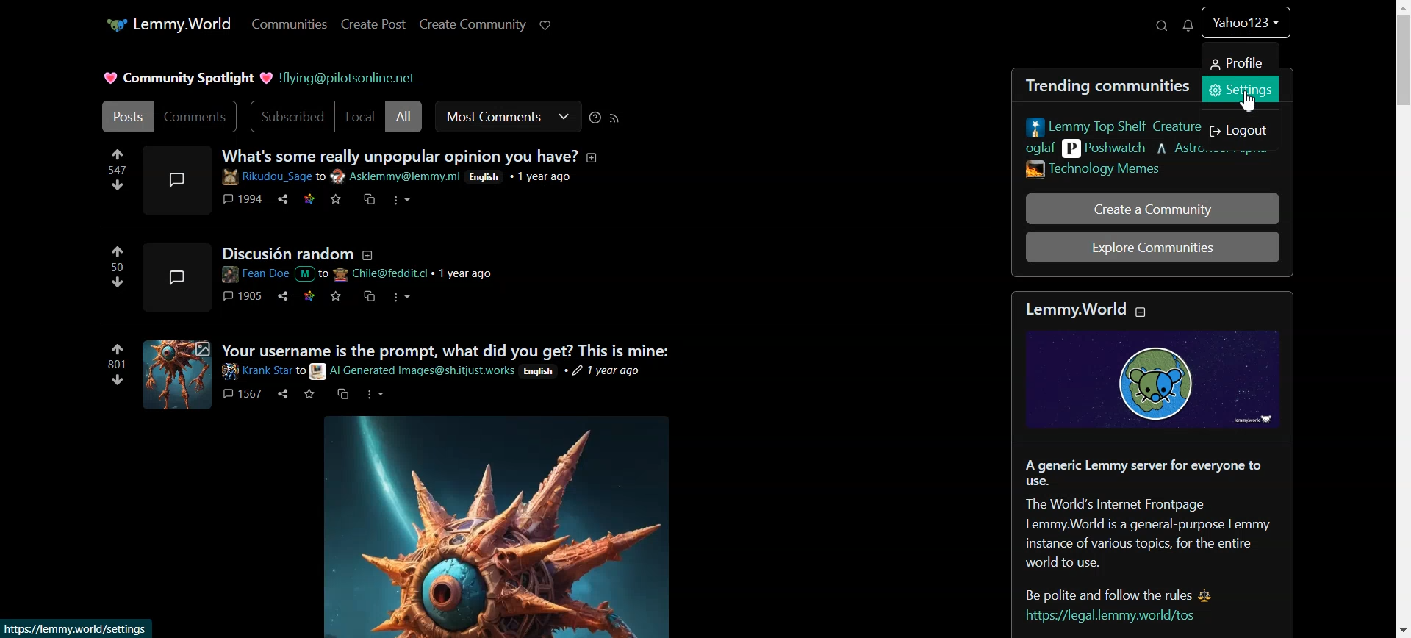  Describe the element at coordinates (348, 279) in the screenshot. I see `Discussion Random` at that location.